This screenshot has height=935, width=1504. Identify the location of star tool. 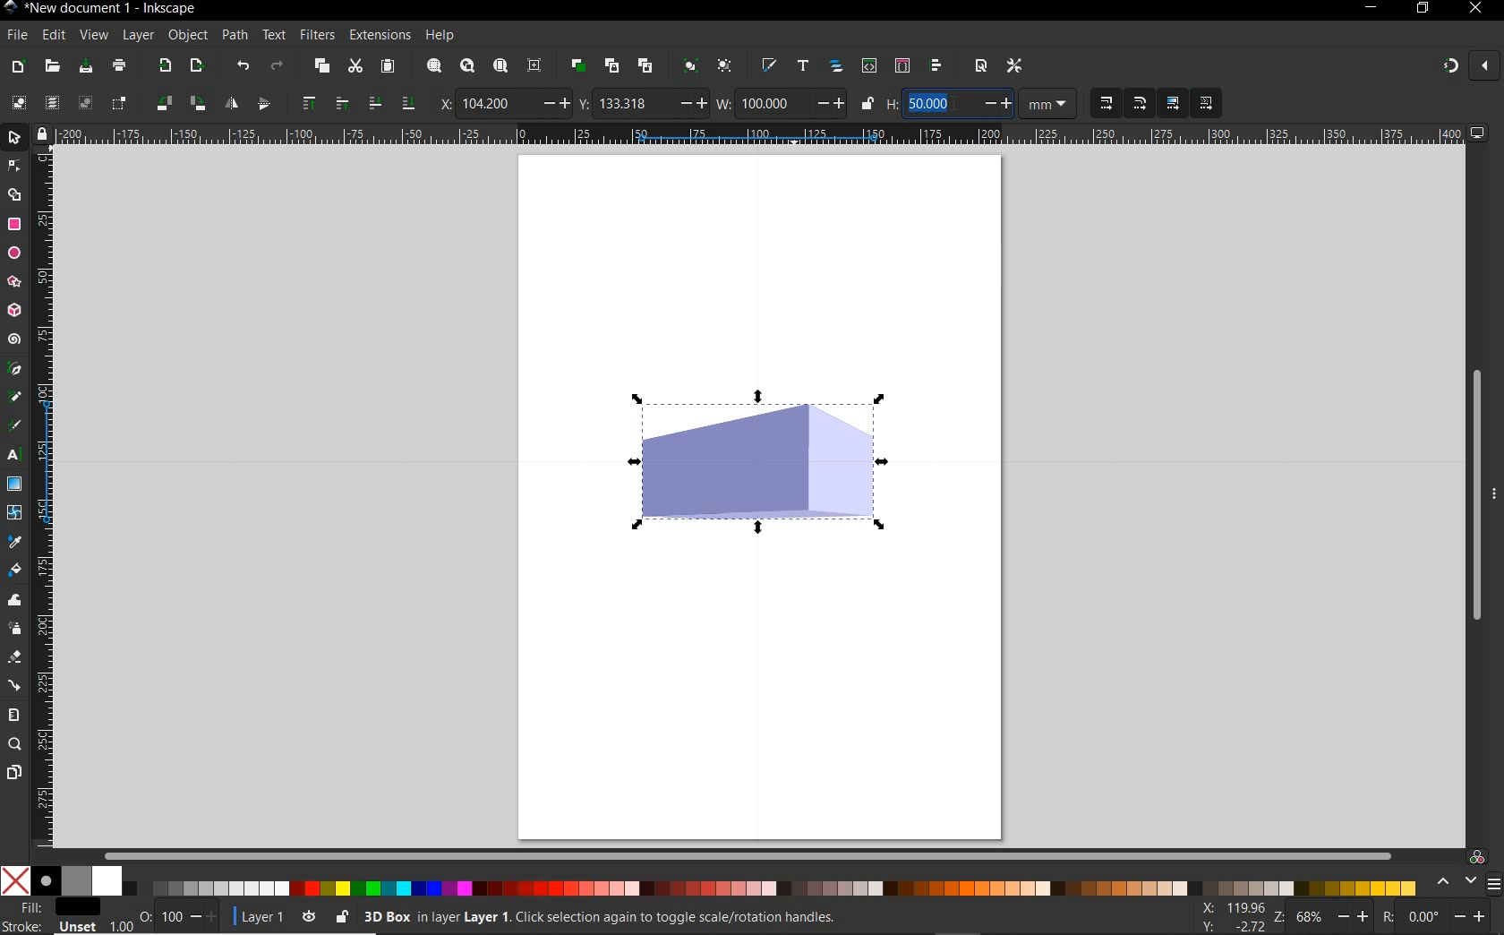
(14, 282).